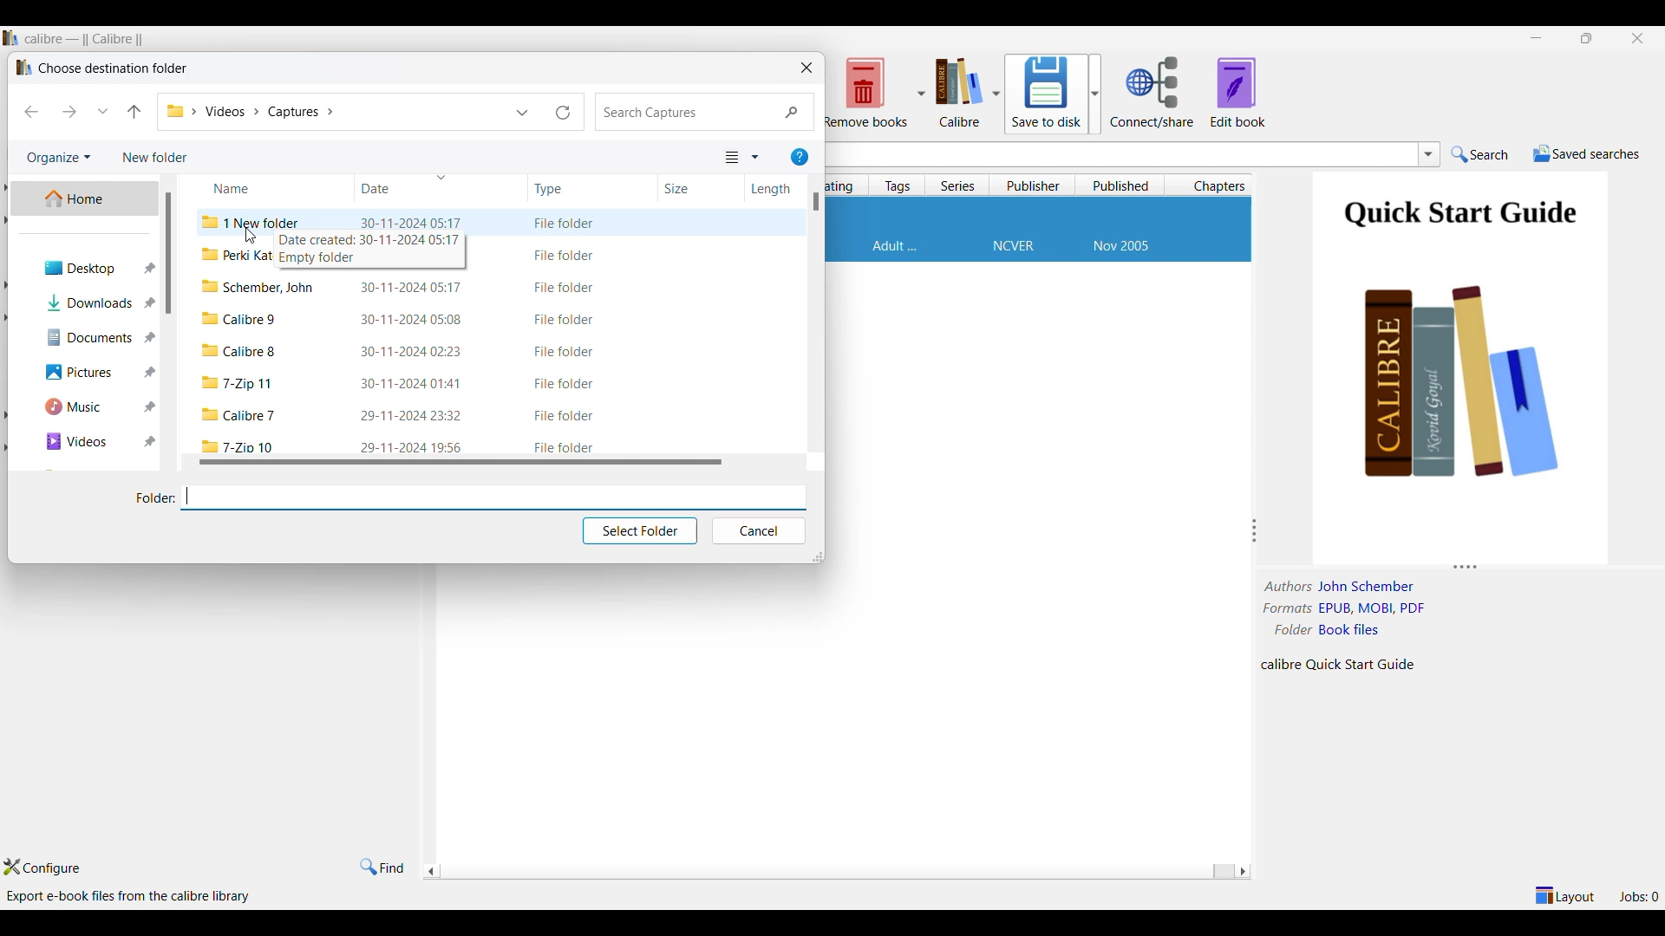 This screenshot has height=936, width=1665. Describe the element at coordinates (31, 112) in the screenshot. I see `Go back` at that location.